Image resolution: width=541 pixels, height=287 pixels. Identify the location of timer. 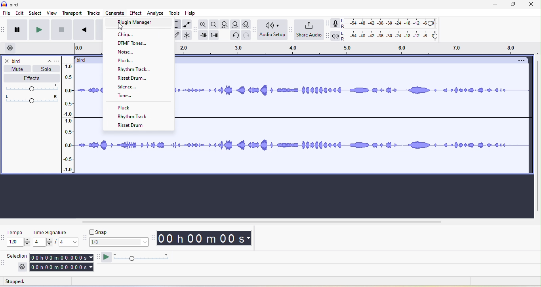
(206, 239).